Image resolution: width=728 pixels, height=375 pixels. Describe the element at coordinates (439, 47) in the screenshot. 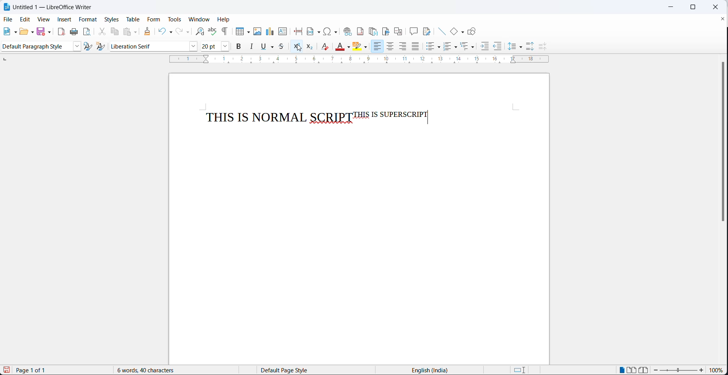

I see `toggle unordered list options` at that location.